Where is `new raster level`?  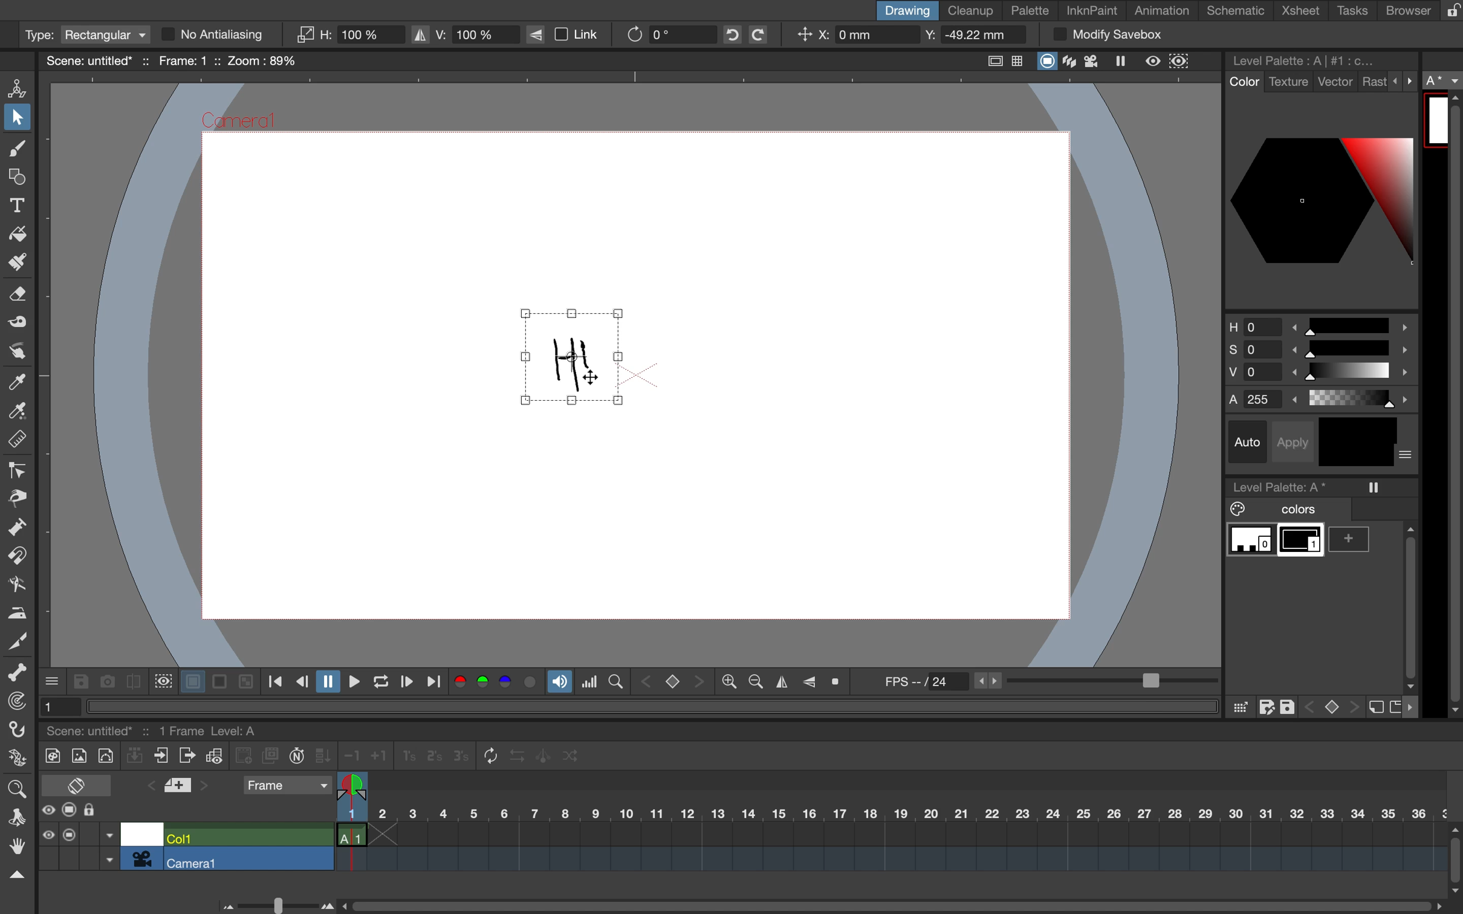 new raster level is located at coordinates (78, 757).